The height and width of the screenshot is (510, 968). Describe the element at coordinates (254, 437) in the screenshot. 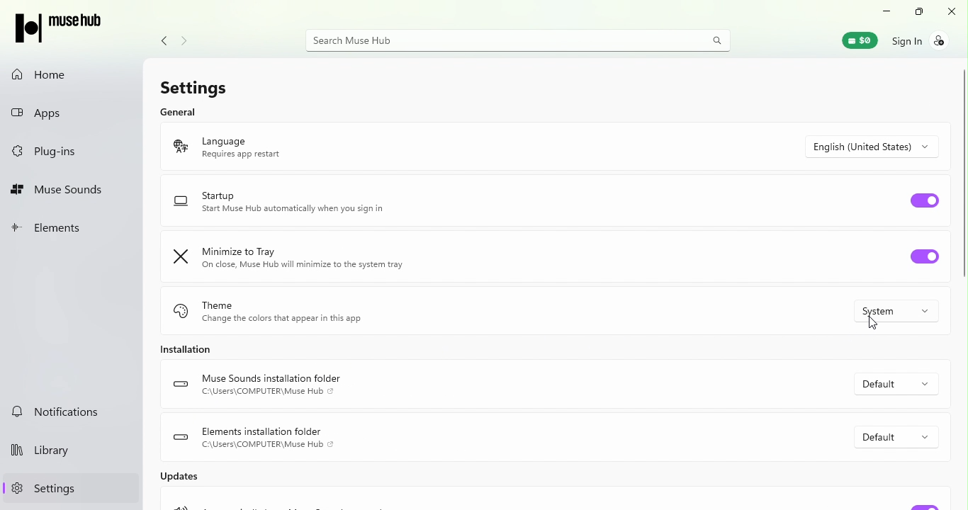

I see `Elements installation folder` at that location.